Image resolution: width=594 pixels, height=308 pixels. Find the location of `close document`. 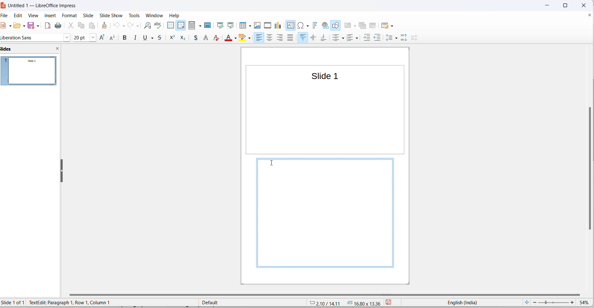

close document is located at coordinates (590, 15).